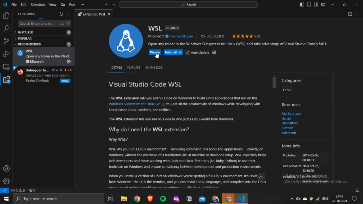 The height and width of the screenshot is (204, 363). What do you see at coordinates (176, 198) in the screenshot?
I see `mozilla firefox` at bounding box center [176, 198].